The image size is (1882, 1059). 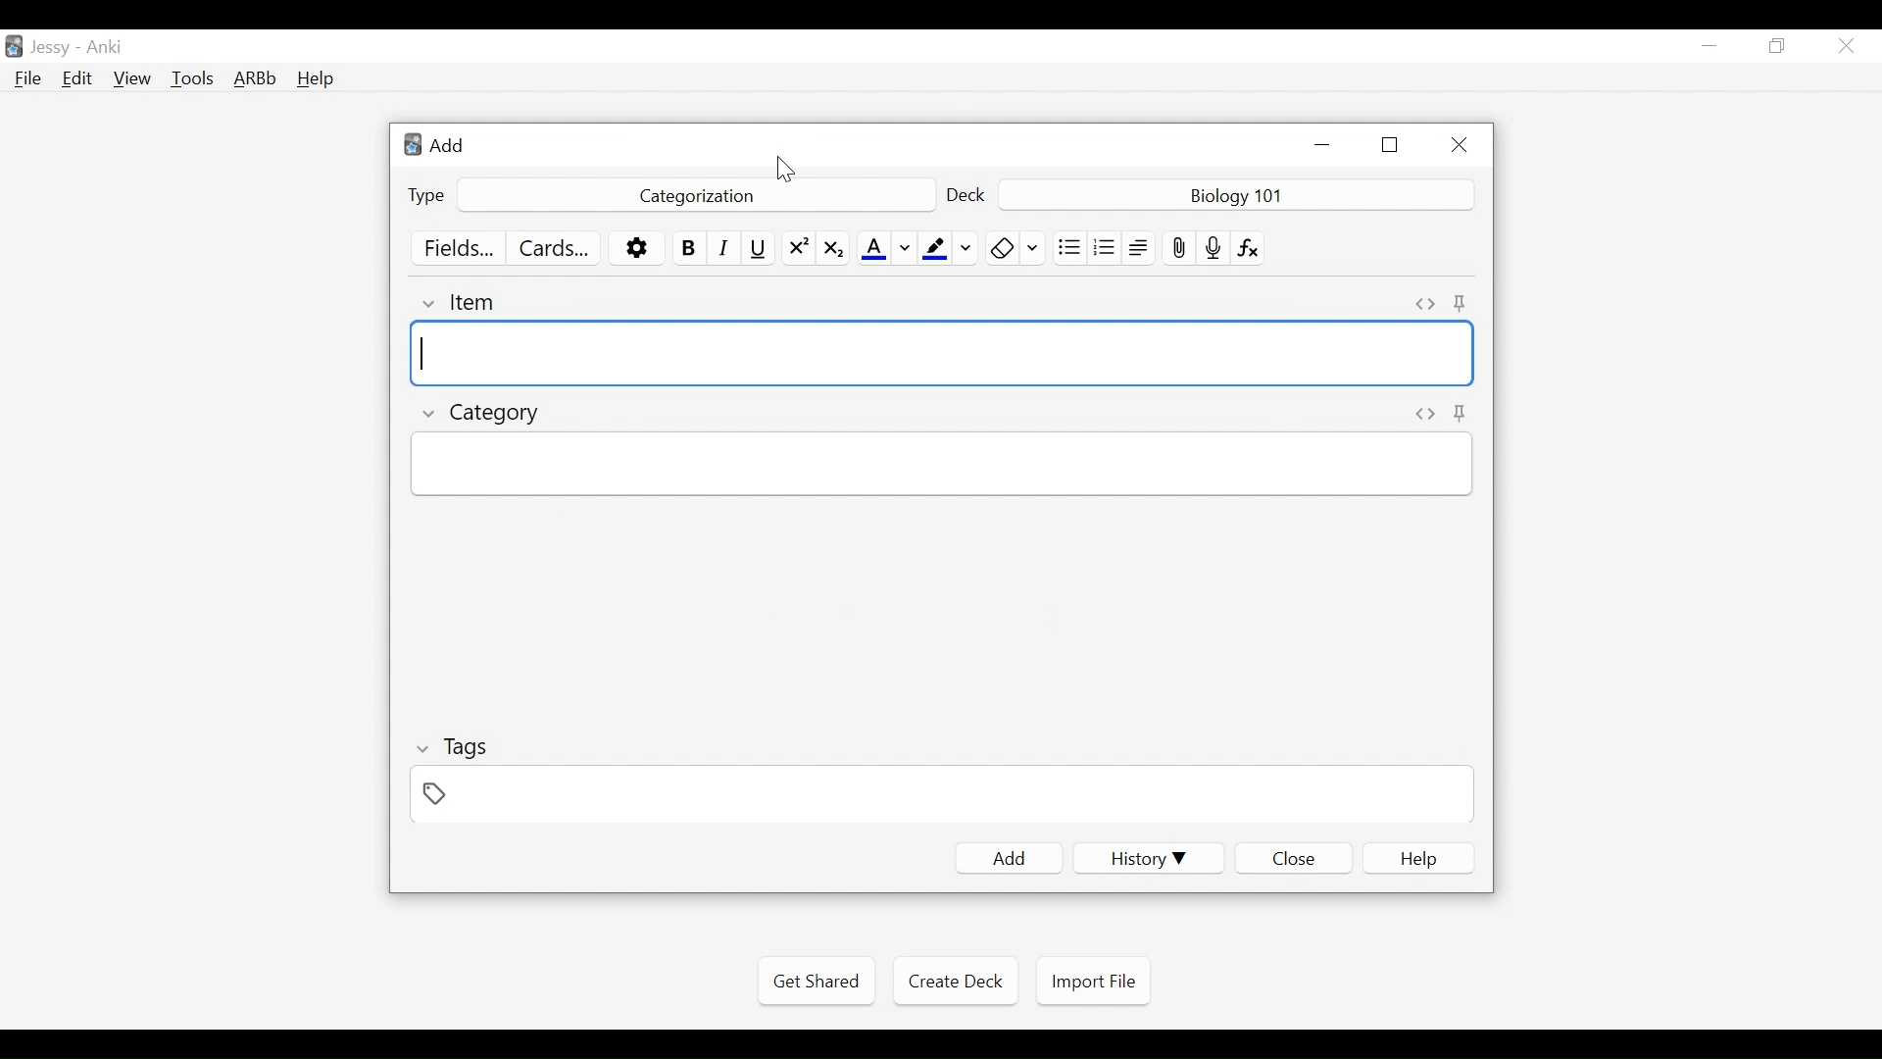 I want to click on Get Shared, so click(x=816, y=982).